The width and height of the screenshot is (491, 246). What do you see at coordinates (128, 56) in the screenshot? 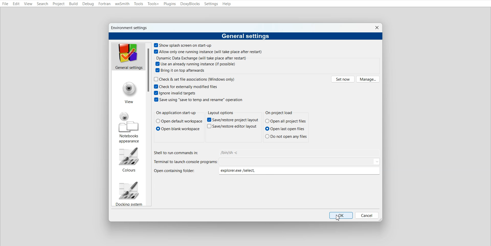
I see `General settings` at bounding box center [128, 56].